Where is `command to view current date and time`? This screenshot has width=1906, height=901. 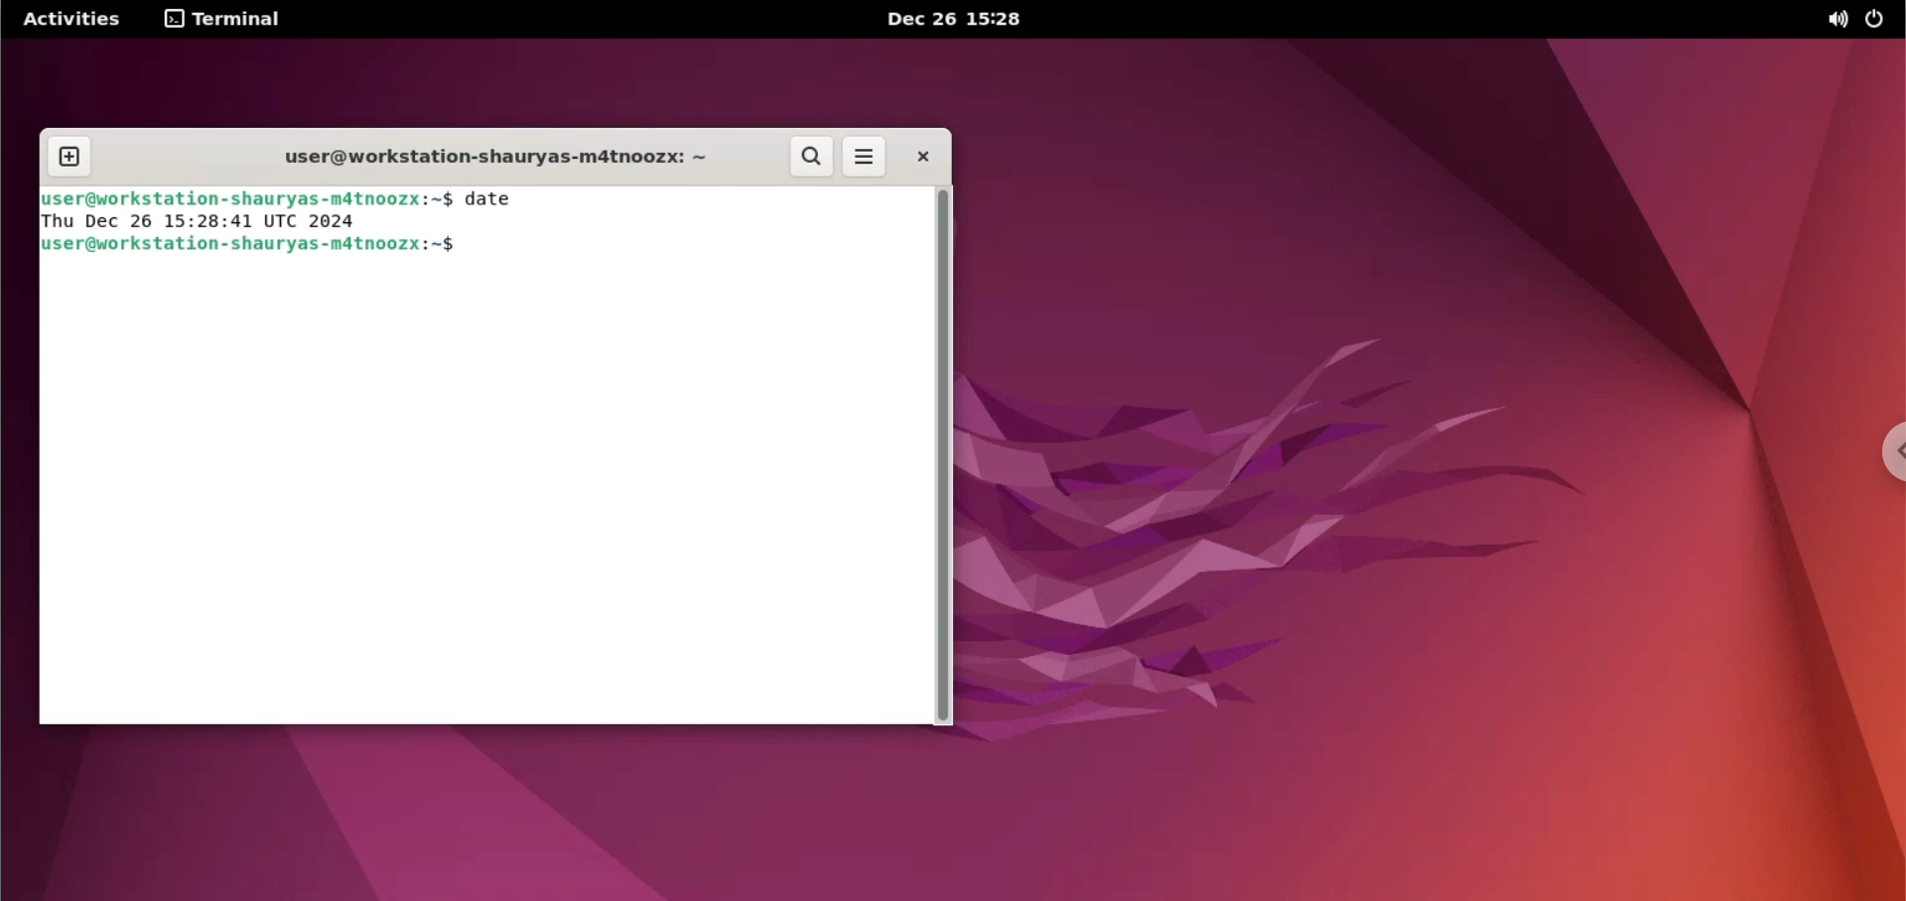
command to view current date and time is located at coordinates (491, 200).